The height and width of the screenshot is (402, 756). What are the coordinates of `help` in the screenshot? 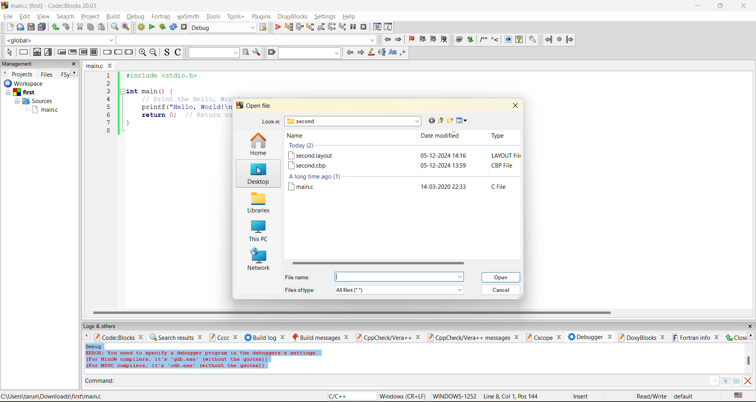 It's located at (519, 39).